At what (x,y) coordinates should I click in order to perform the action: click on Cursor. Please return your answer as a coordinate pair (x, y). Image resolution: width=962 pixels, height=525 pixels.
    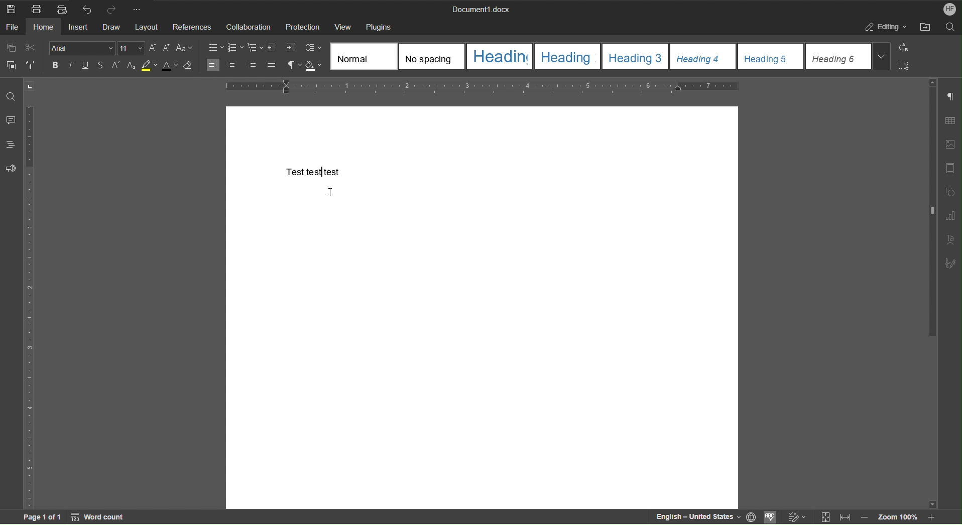
    Looking at the image, I should click on (330, 193).